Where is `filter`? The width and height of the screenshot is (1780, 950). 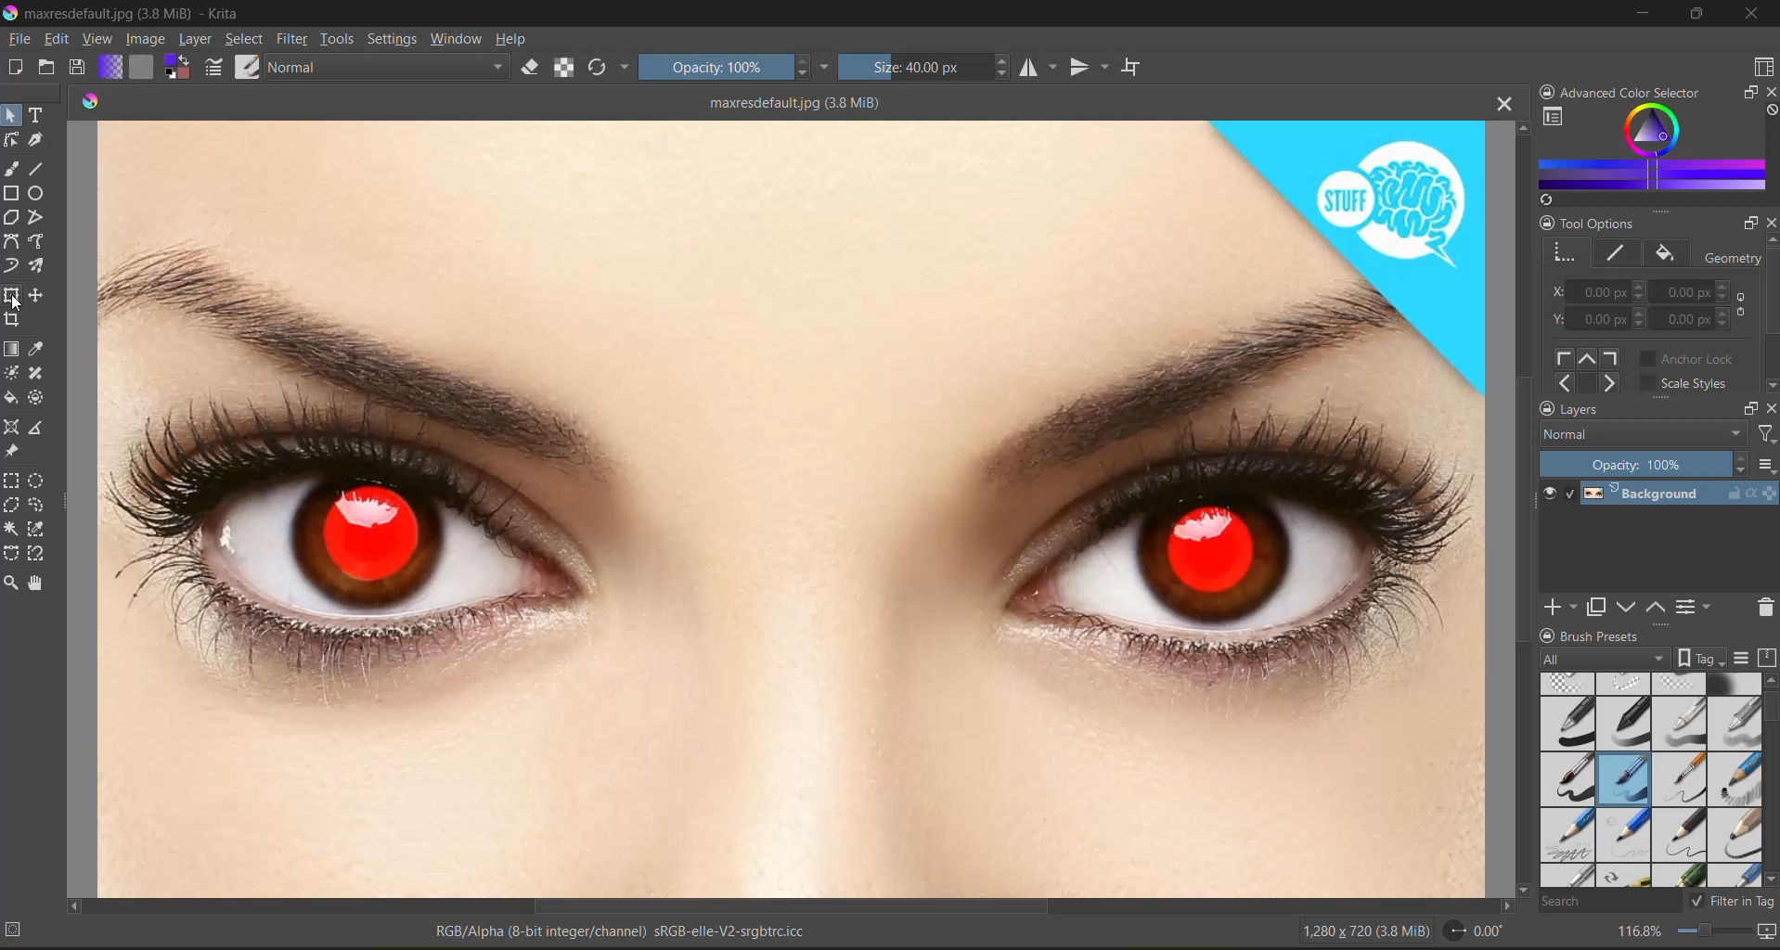 filter is located at coordinates (296, 38).